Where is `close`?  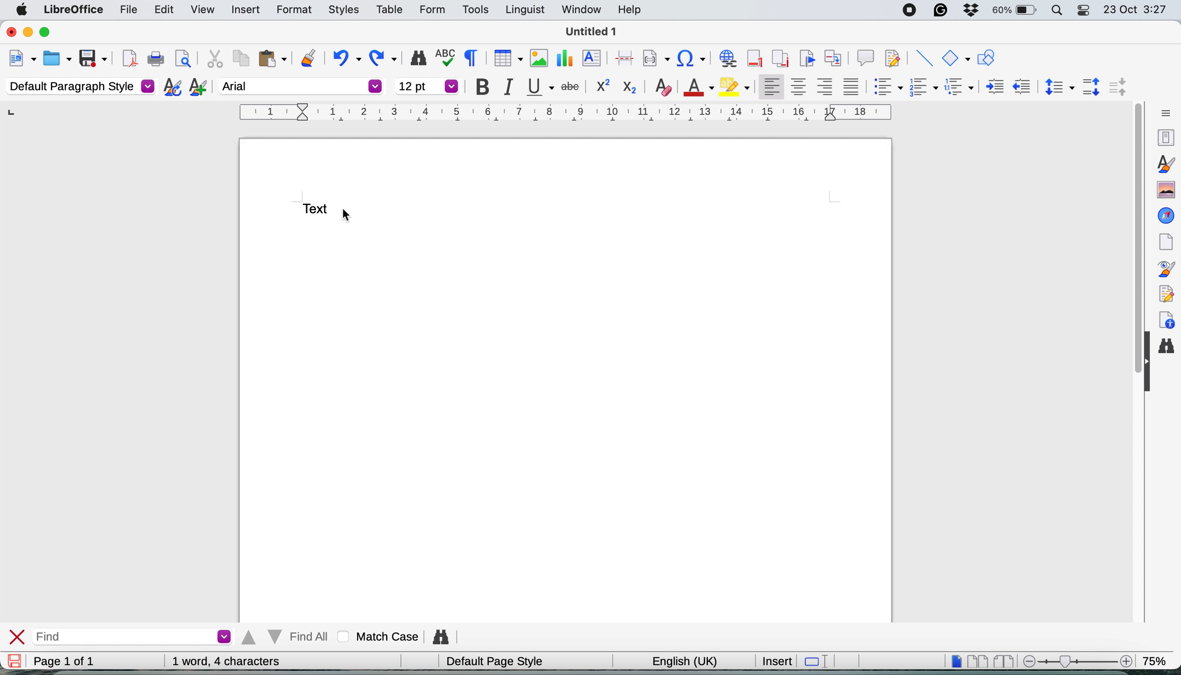
close is located at coordinates (18, 636).